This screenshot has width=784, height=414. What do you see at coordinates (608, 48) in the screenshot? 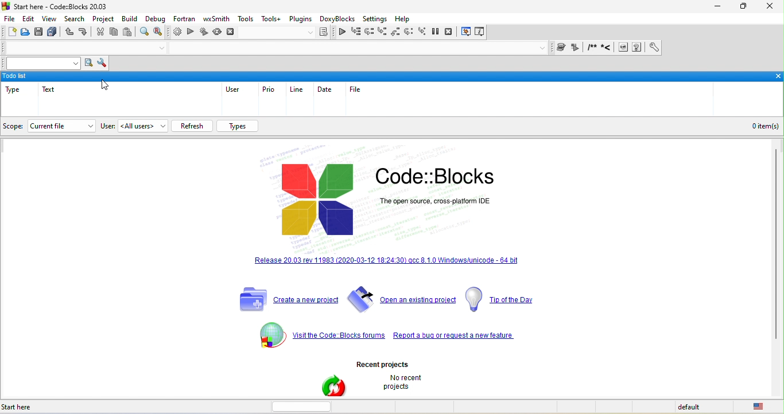
I see `line comment` at bounding box center [608, 48].